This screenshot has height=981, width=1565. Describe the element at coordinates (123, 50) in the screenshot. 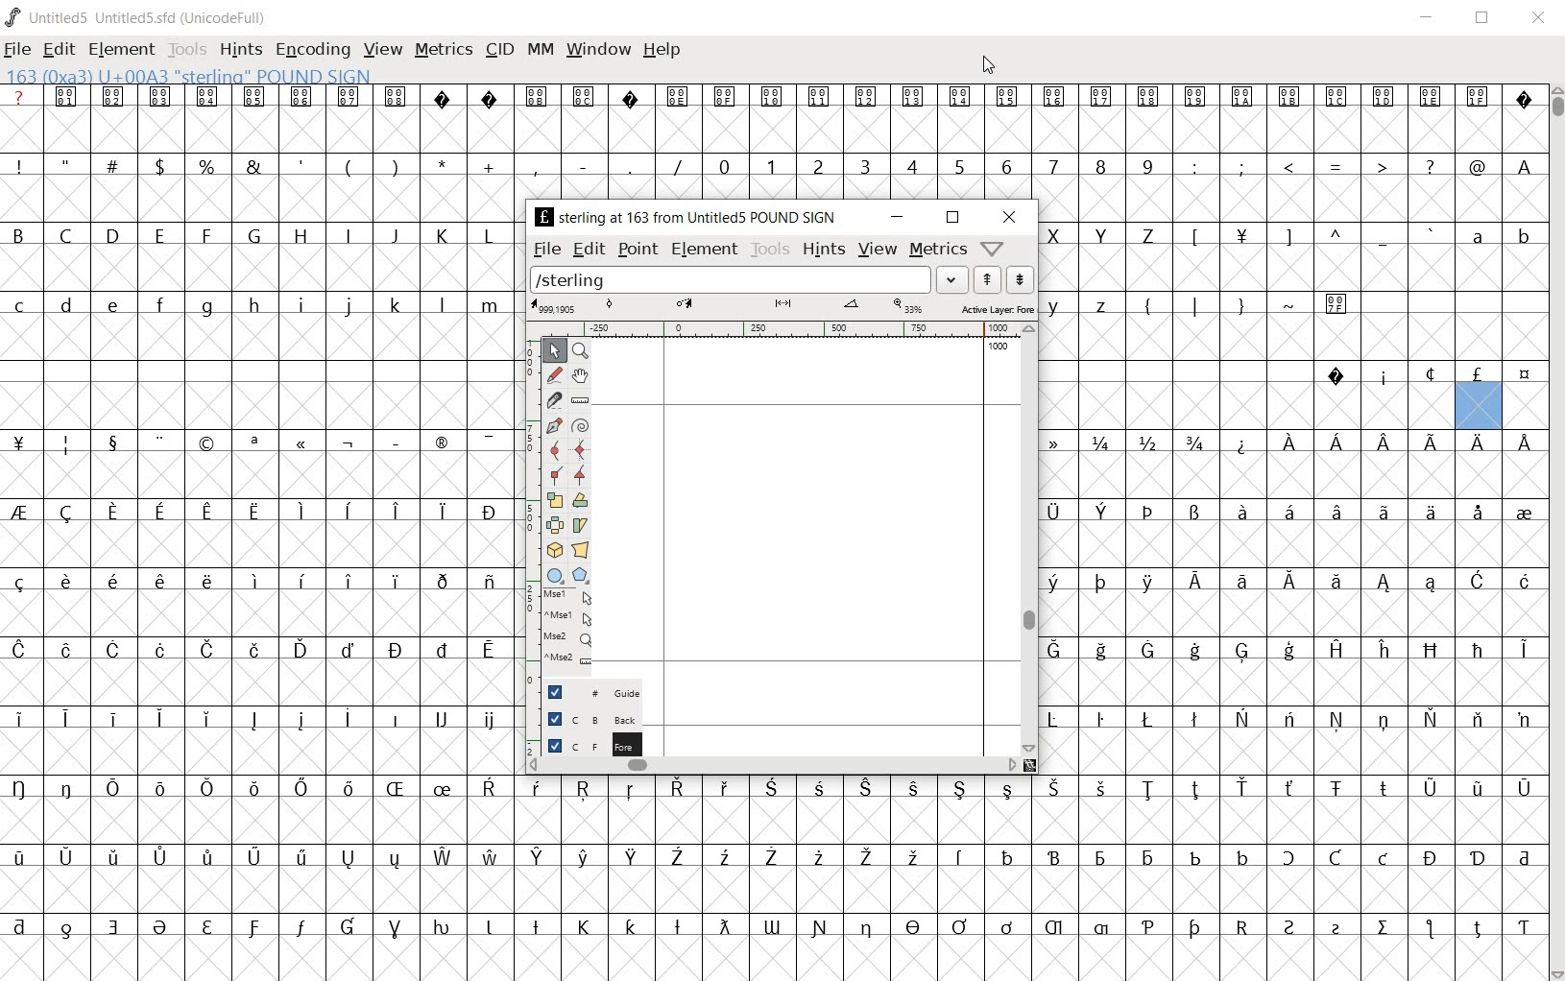

I see `element` at that location.